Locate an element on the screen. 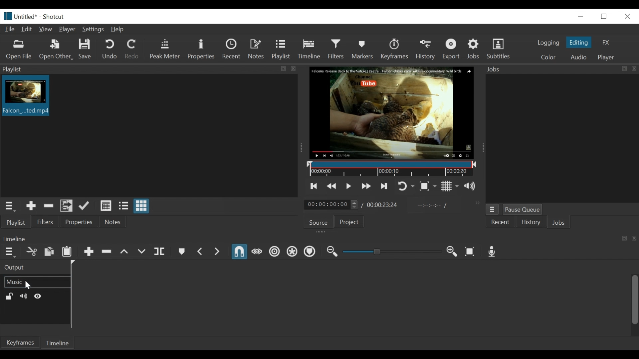  FX is located at coordinates (604, 42).